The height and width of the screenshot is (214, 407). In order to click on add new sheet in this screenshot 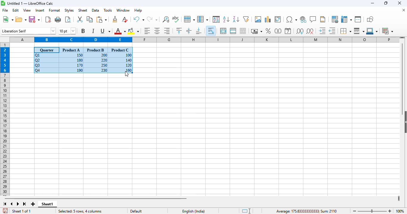, I will do `click(32, 204)`.